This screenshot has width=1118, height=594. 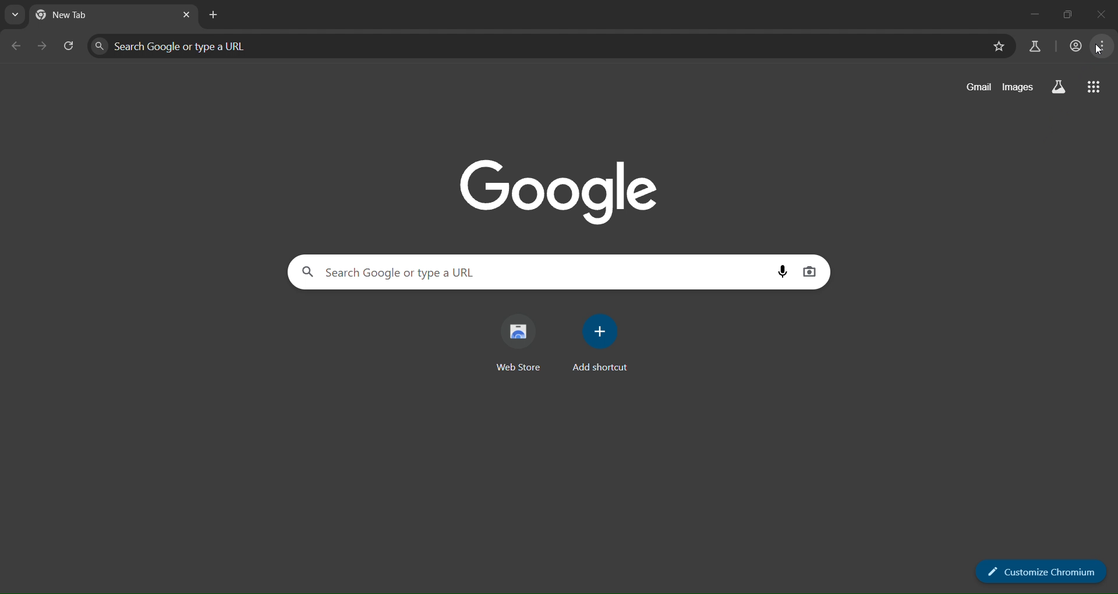 What do you see at coordinates (186, 15) in the screenshot?
I see `close tab` at bounding box center [186, 15].